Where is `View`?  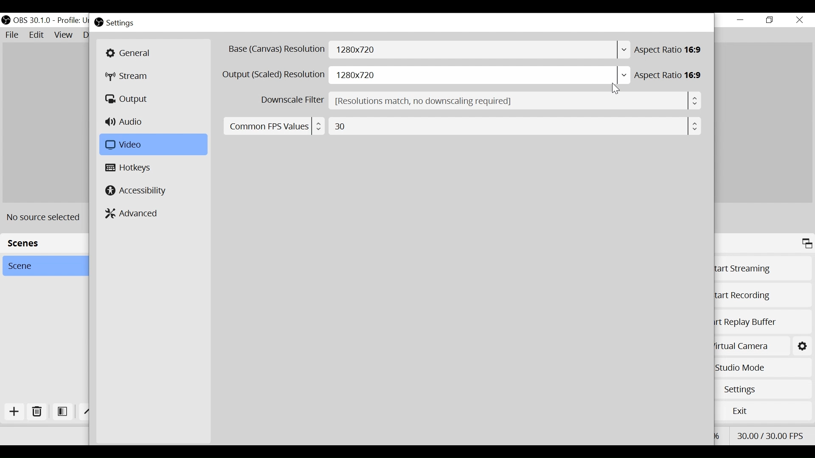
View is located at coordinates (63, 35).